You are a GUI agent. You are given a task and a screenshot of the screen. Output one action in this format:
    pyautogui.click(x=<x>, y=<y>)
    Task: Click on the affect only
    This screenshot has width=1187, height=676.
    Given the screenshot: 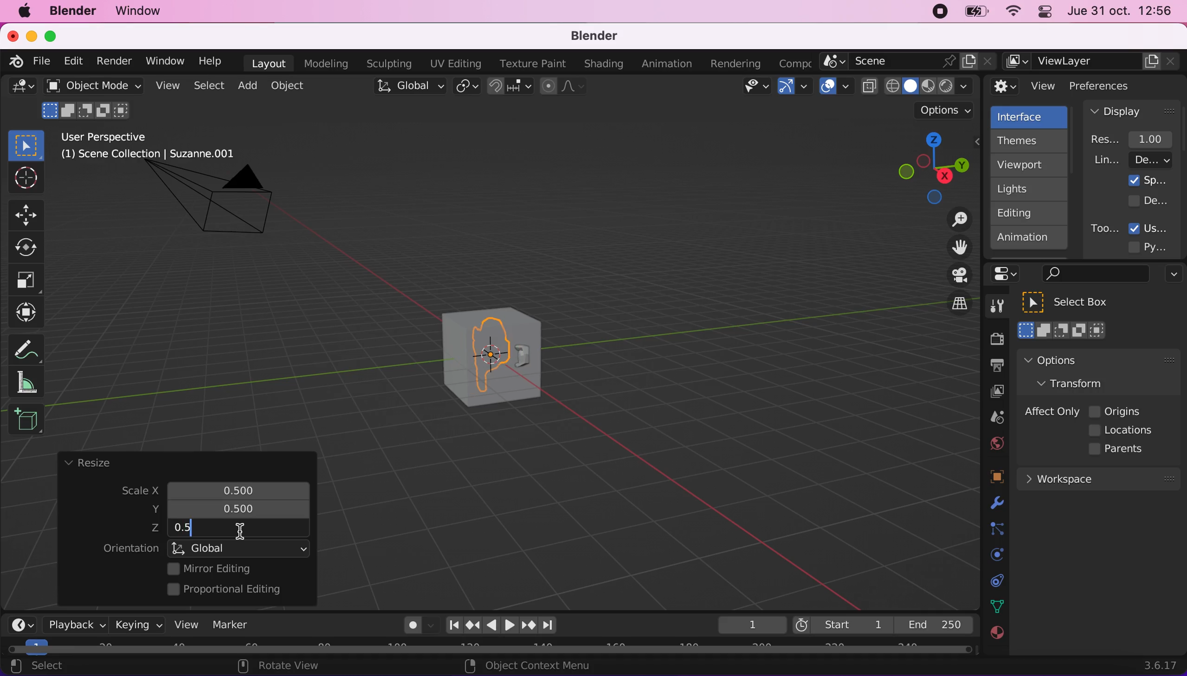 What is the action you would take?
    pyautogui.click(x=1050, y=411)
    